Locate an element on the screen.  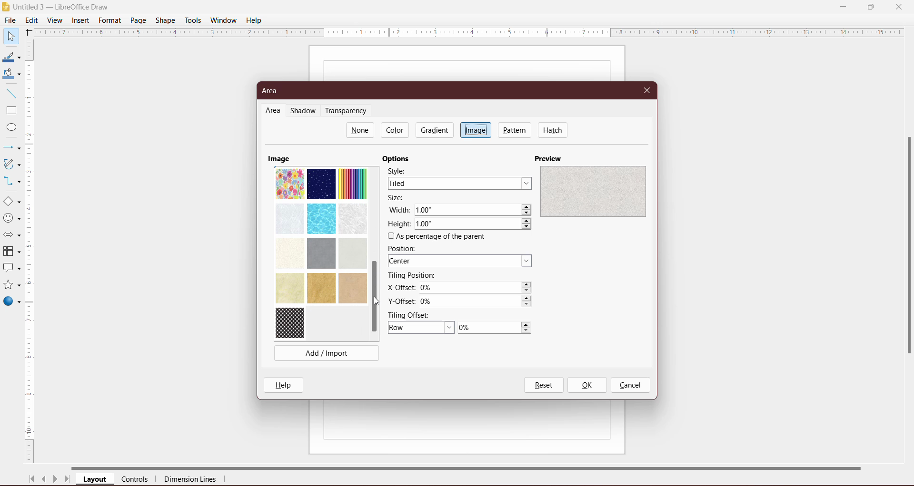
Horizontal Scroll Bar is located at coordinates (477, 467).